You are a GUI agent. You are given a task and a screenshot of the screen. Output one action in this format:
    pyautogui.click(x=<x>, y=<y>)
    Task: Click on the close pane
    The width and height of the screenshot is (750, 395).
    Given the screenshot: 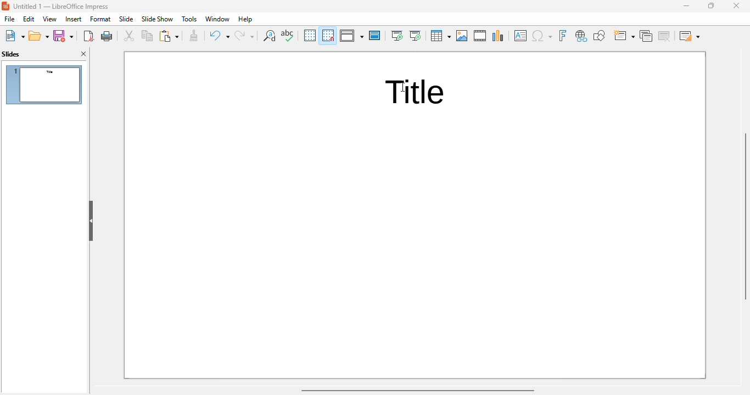 What is the action you would take?
    pyautogui.click(x=84, y=54)
    